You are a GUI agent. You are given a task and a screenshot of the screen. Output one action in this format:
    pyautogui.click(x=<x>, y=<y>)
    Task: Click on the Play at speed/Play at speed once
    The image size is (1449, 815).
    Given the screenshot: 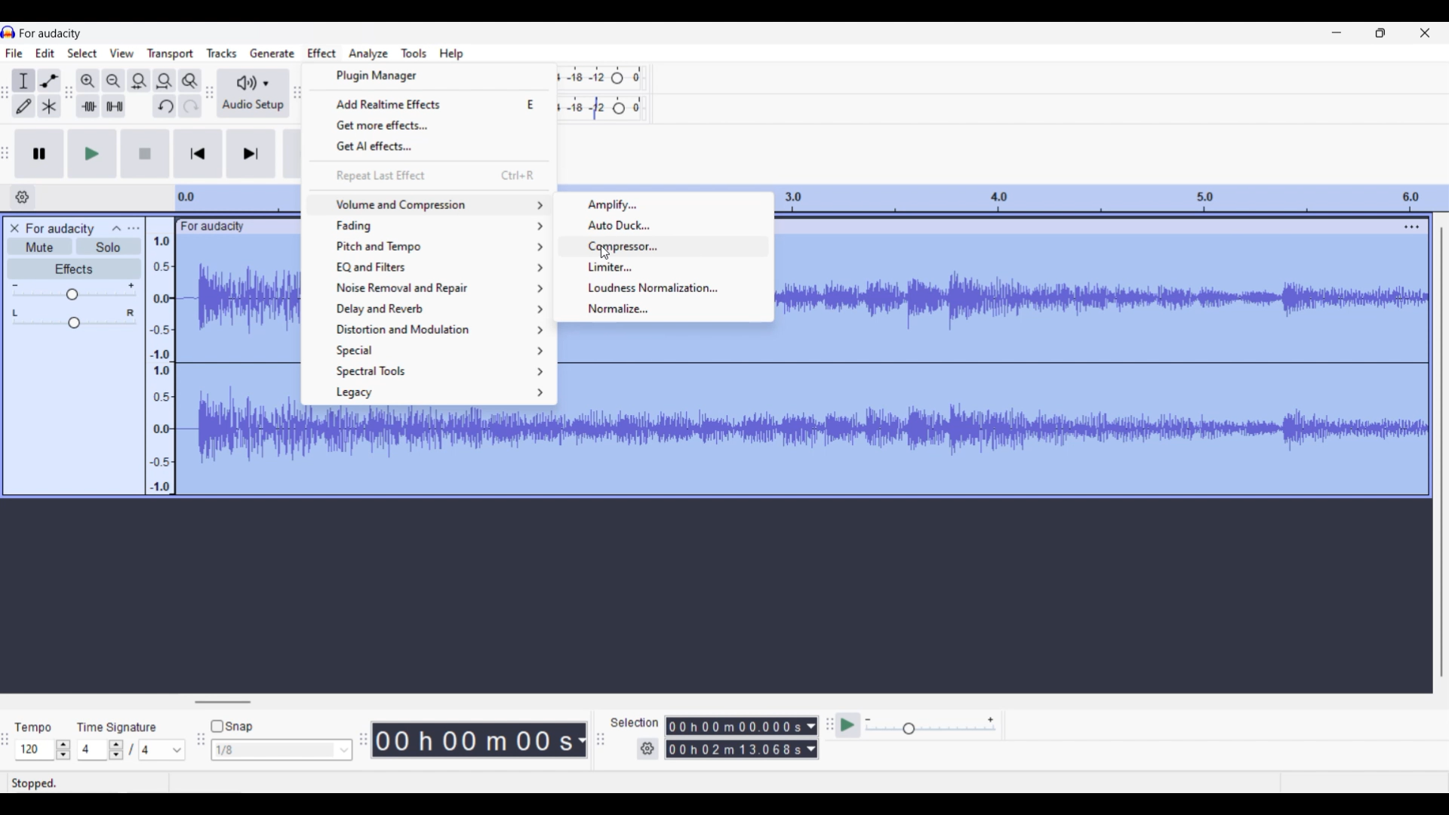 What is the action you would take?
    pyautogui.click(x=848, y=725)
    